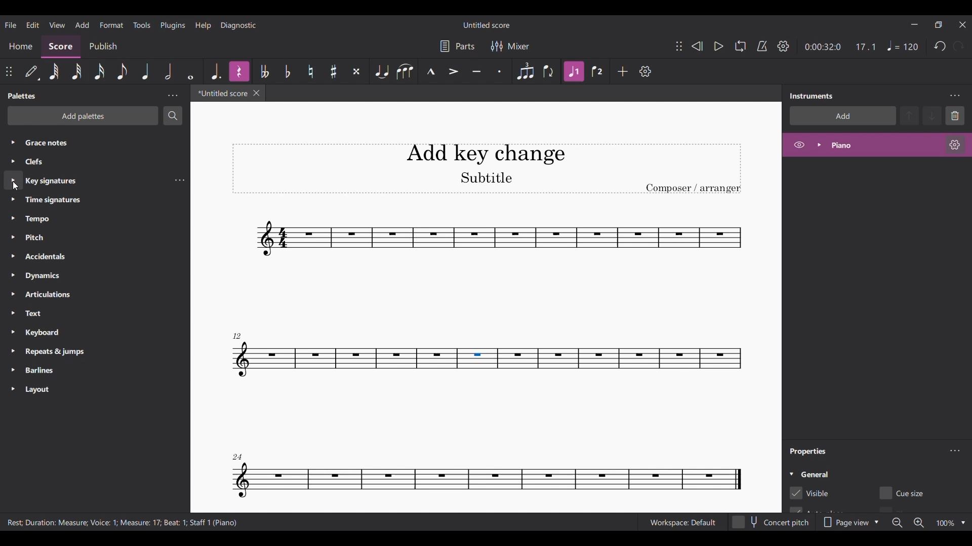 Image resolution: width=972 pixels, height=546 pixels. Describe the element at coordinates (32, 70) in the screenshot. I see `Default` at that location.